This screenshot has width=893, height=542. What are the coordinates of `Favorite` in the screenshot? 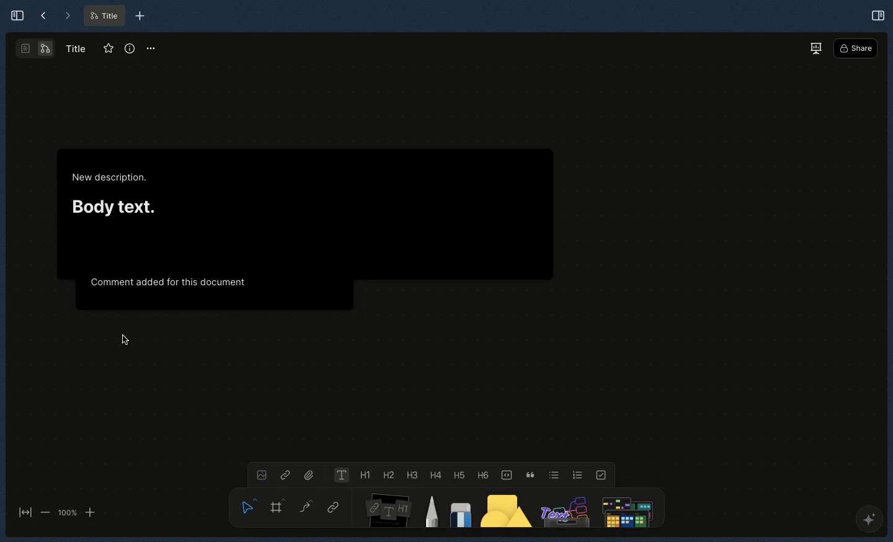 It's located at (106, 49).